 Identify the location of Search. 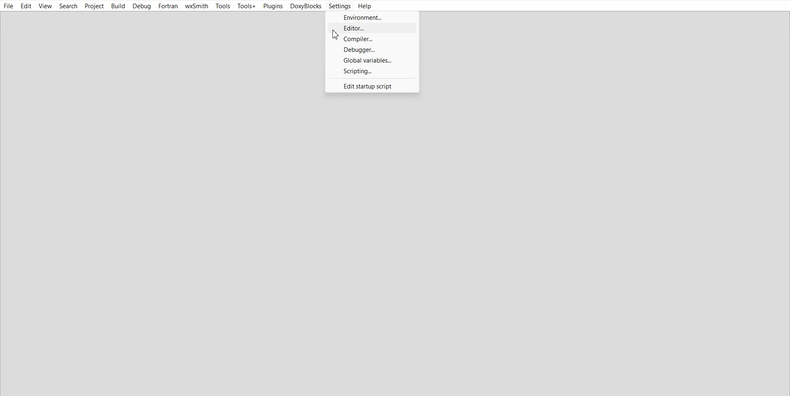
(68, 6).